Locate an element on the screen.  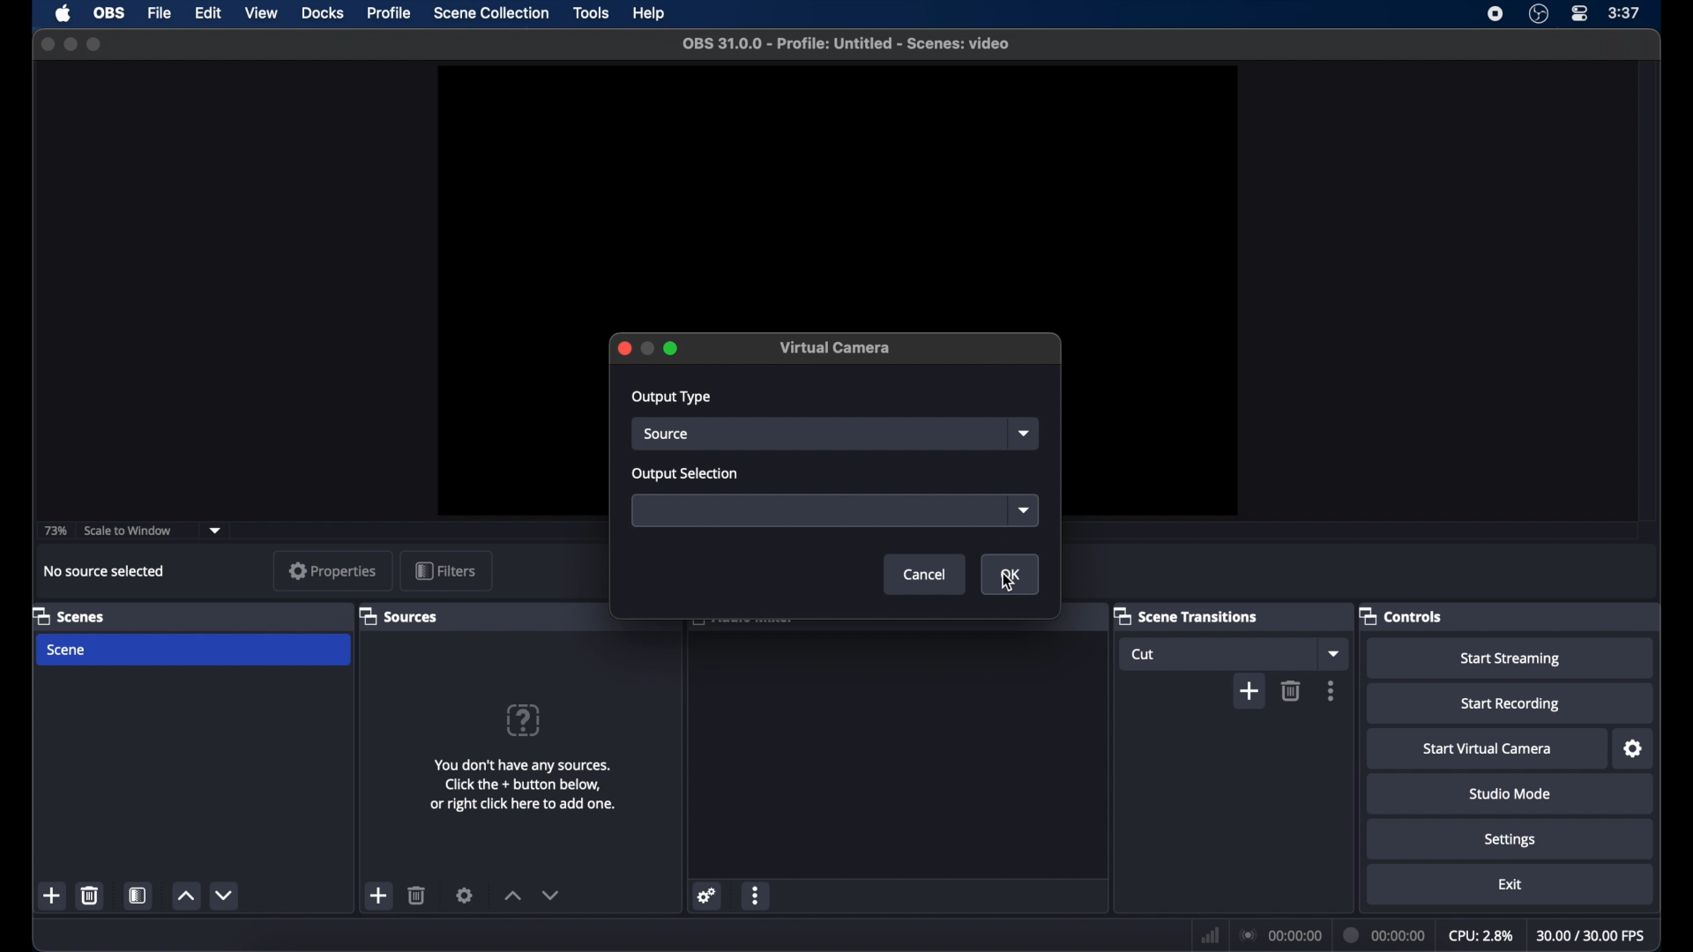
decrement is located at coordinates (550, 895).